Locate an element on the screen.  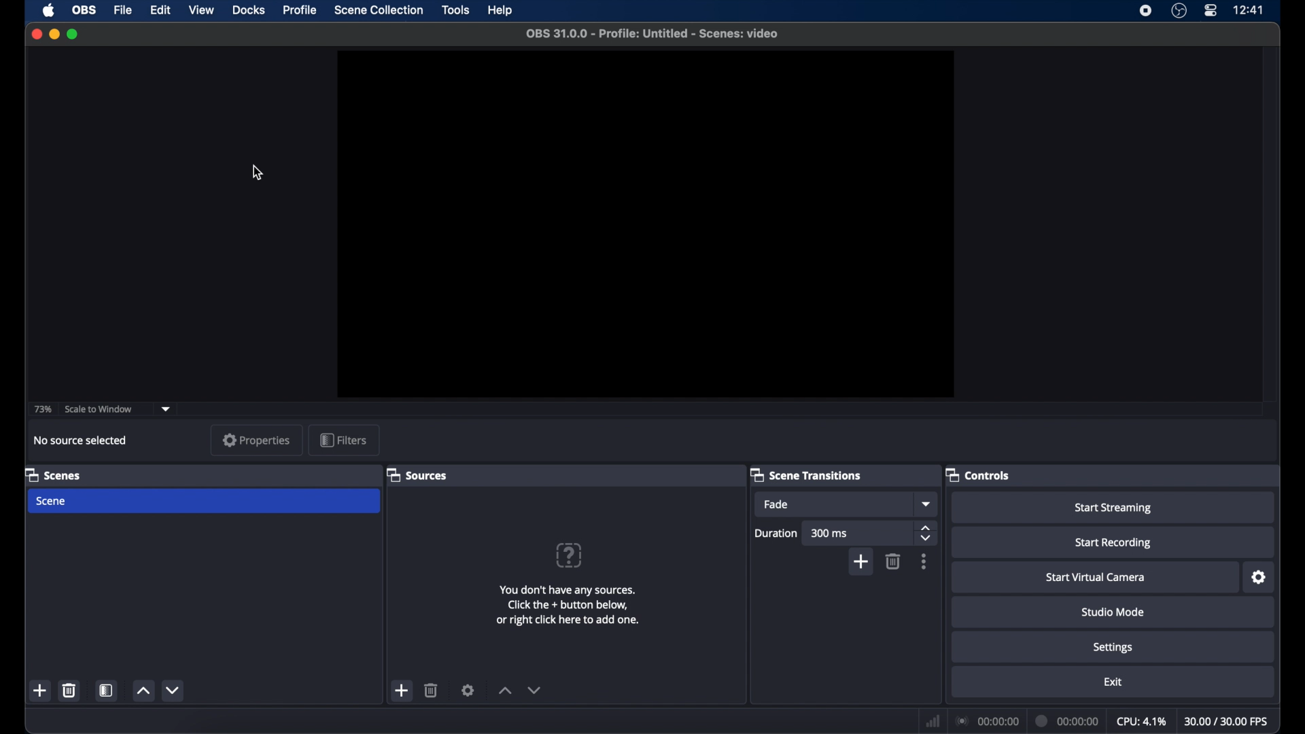
12:41 is located at coordinates (1249, 10).